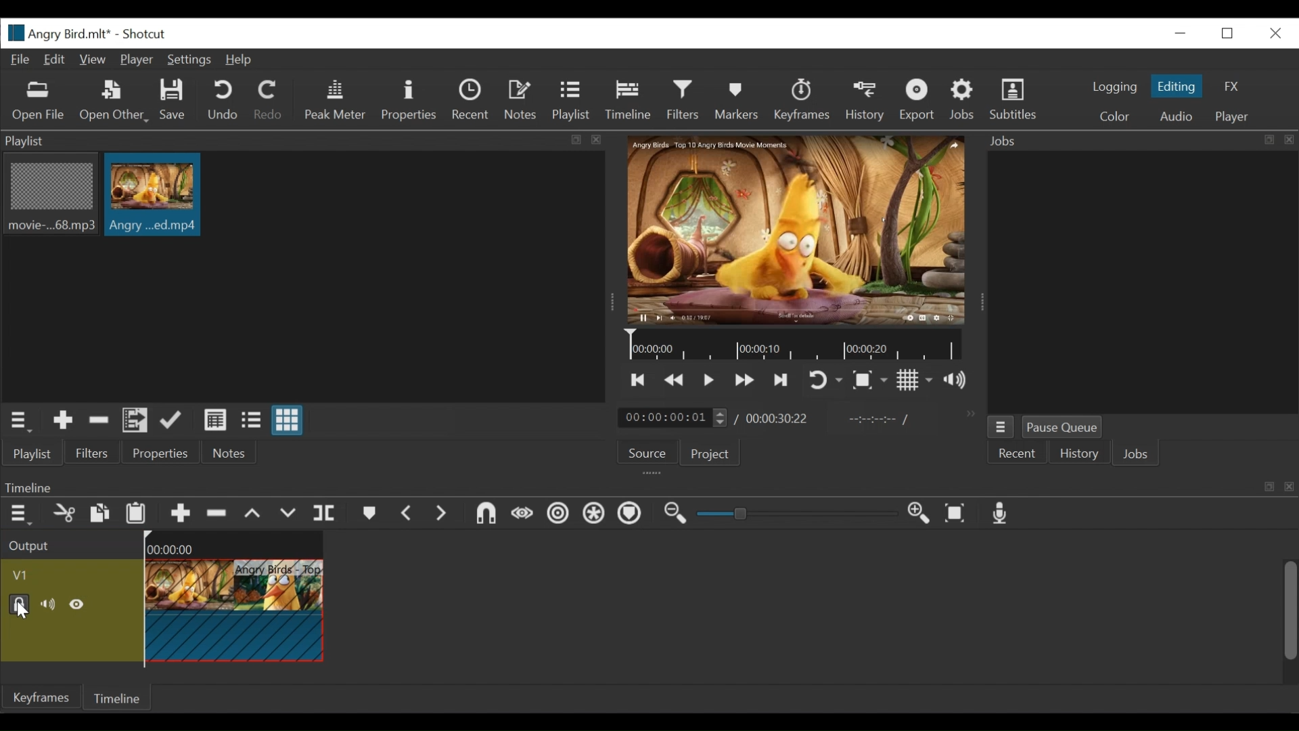 The width and height of the screenshot is (1299, 731). Describe the element at coordinates (869, 380) in the screenshot. I see `Toggle Zoom` at that location.